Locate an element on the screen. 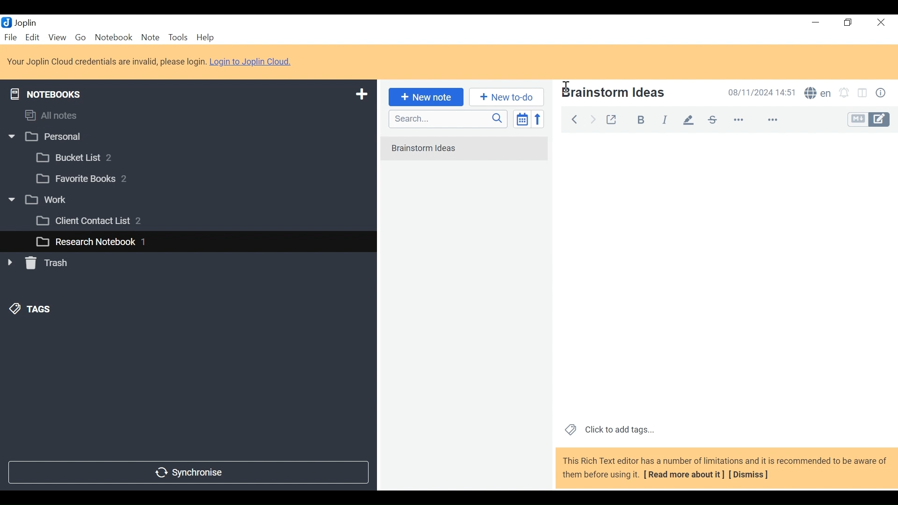 This screenshot has height=505, width=898. Bold is located at coordinates (637, 118).